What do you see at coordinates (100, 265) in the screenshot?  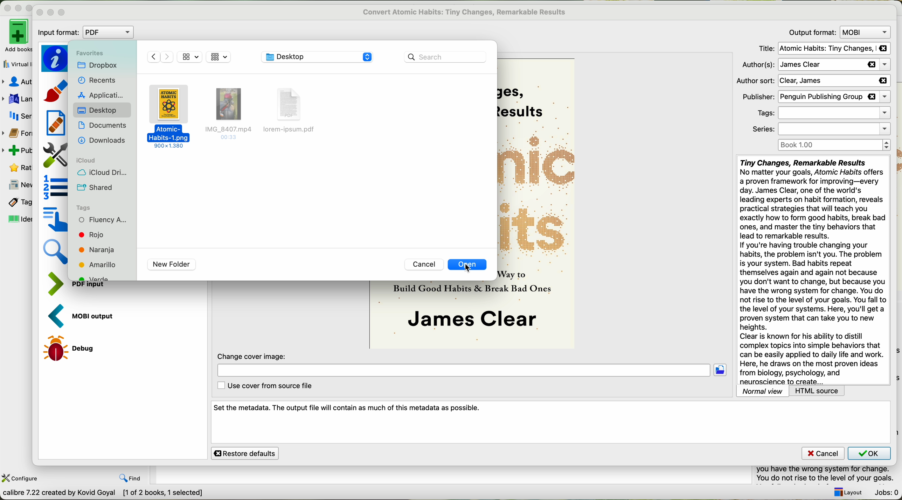 I see `yellow tag` at bounding box center [100, 265].